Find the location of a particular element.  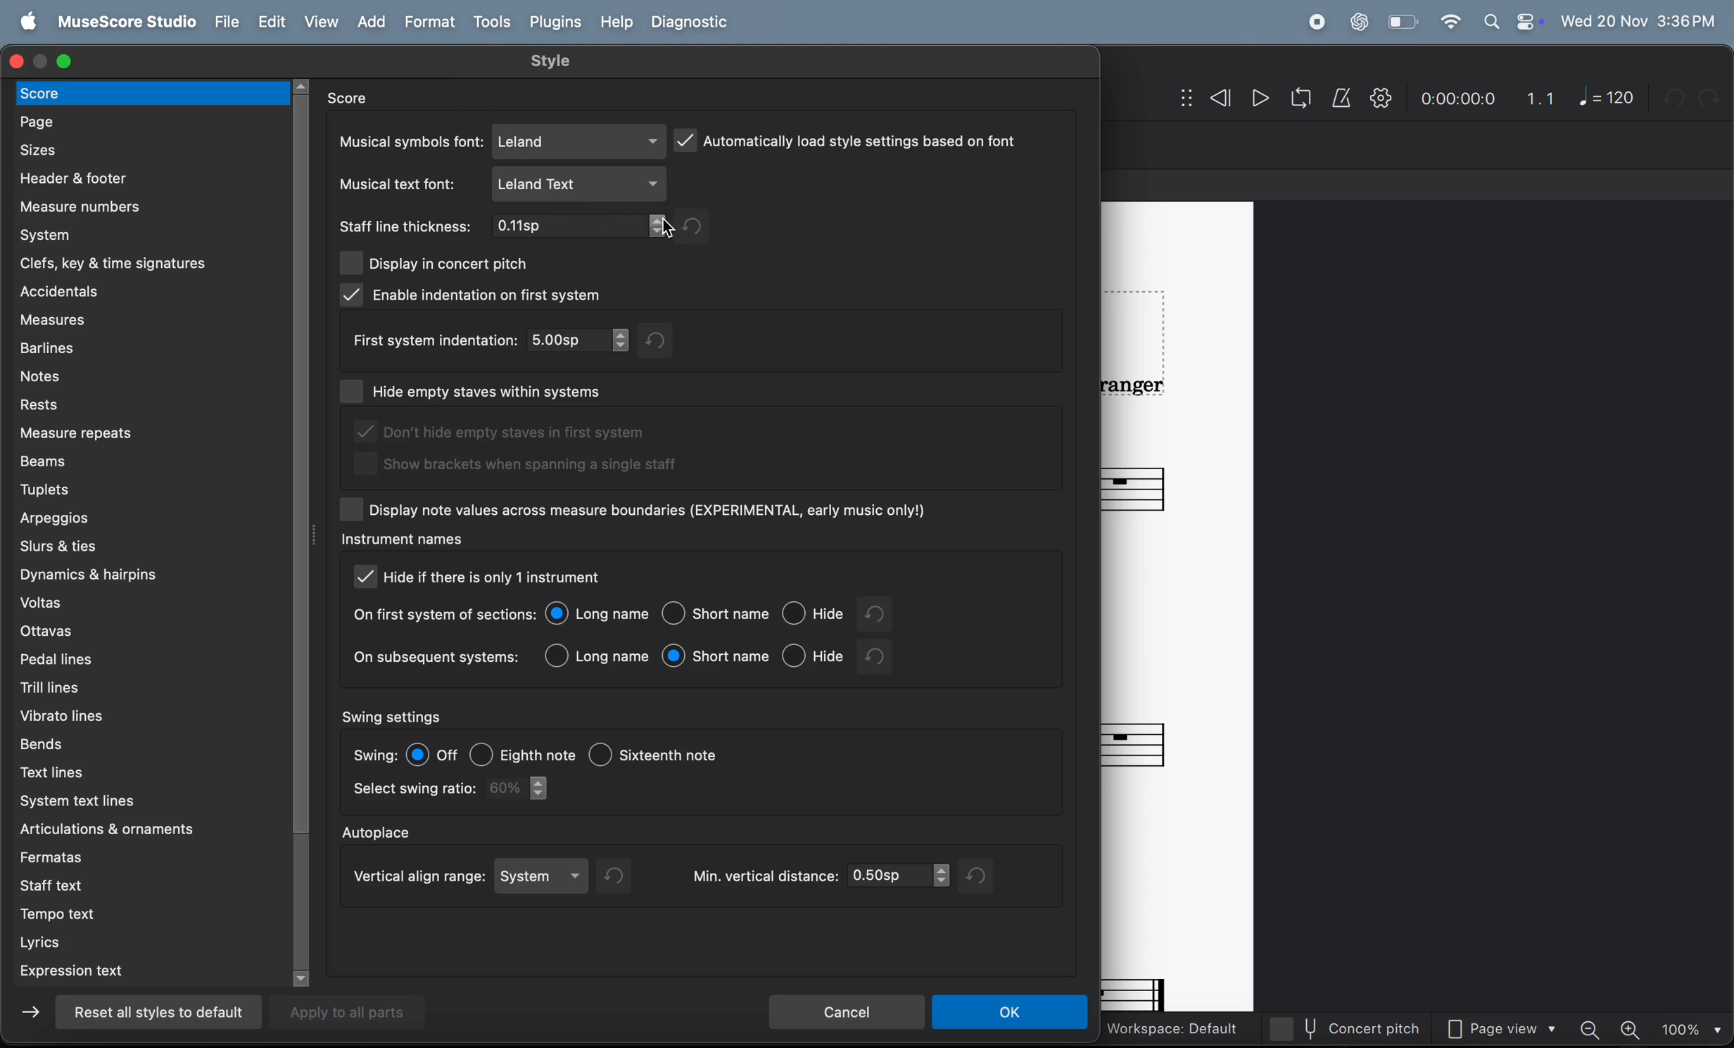

fermates is located at coordinates (144, 855).